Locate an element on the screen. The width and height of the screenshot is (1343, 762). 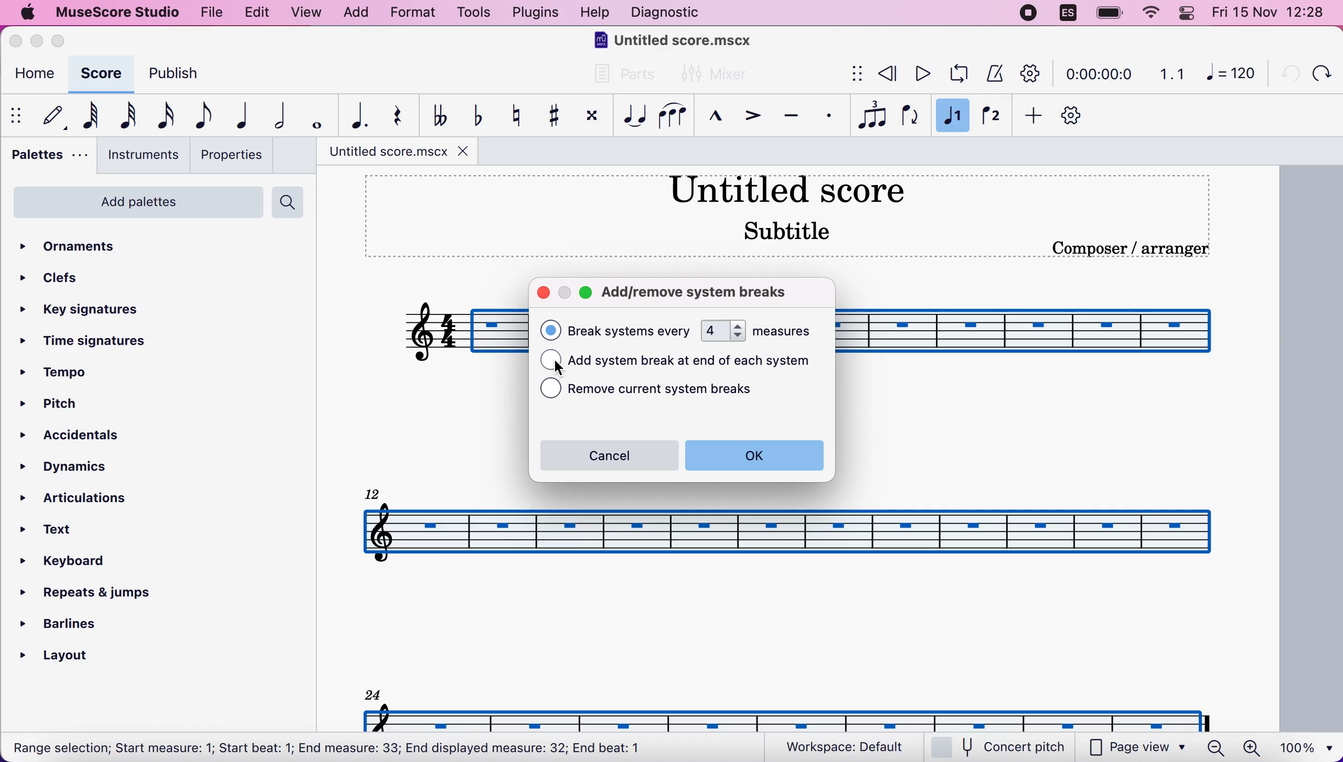
32nd note is located at coordinates (129, 115).